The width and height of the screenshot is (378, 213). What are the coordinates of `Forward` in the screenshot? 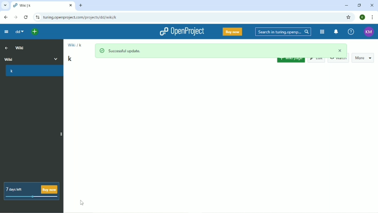 It's located at (16, 17).